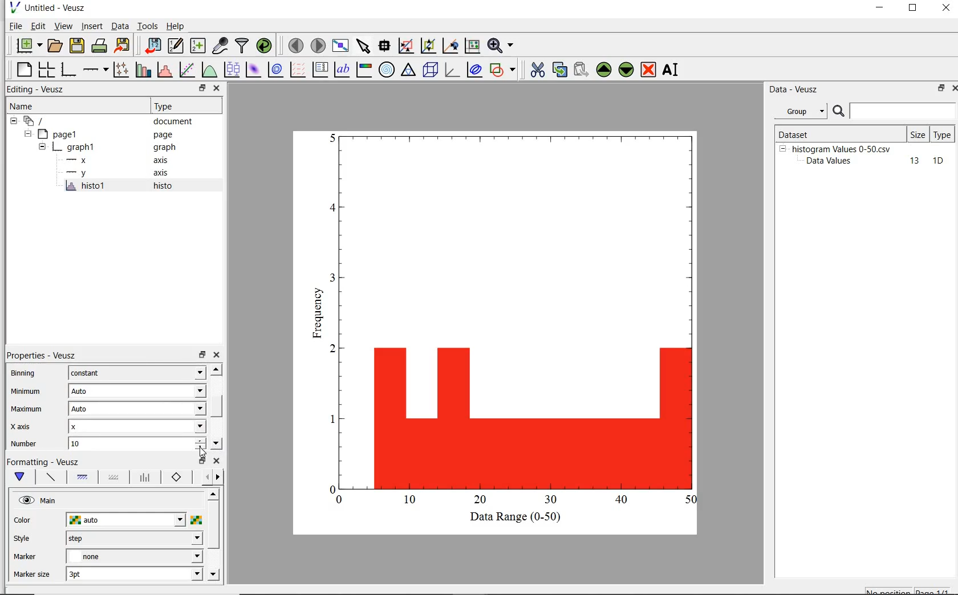  What do you see at coordinates (320, 69) in the screenshot?
I see `plot key` at bounding box center [320, 69].